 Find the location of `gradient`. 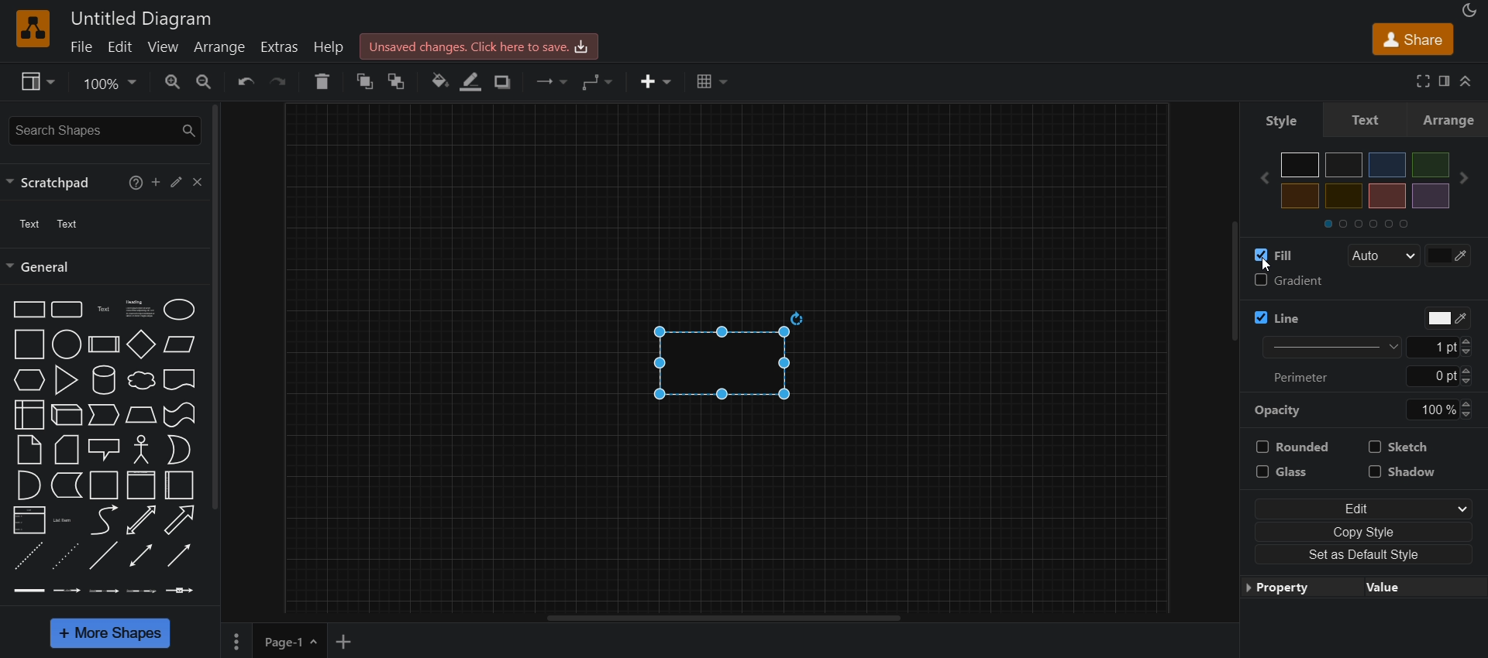

gradient is located at coordinates (1293, 280).